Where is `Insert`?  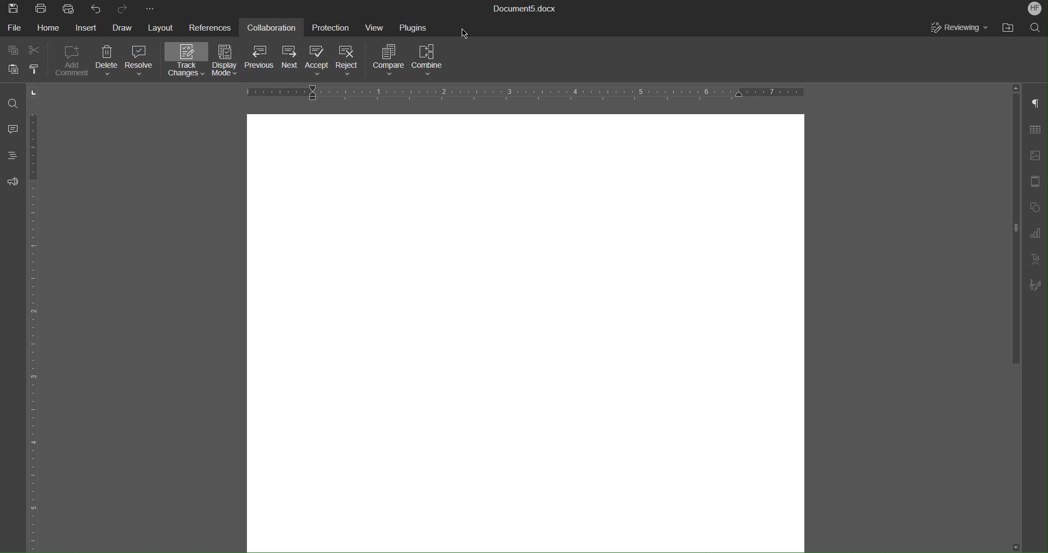 Insert is located at coordinates (91, 26).